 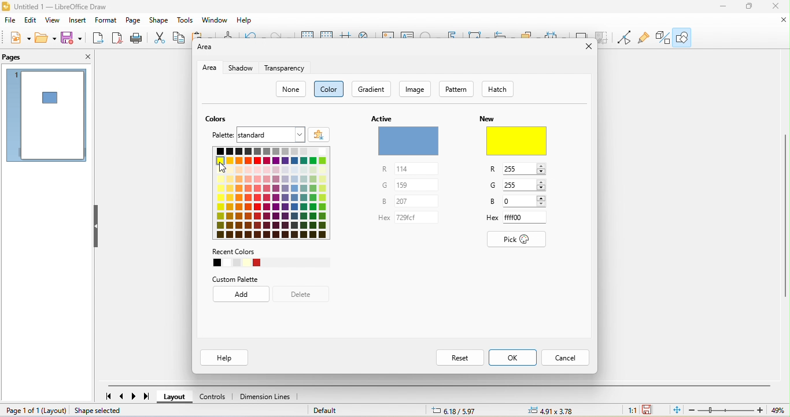 What do you see at coordinates (286, 68) in the screenshot?
I see `transparency` at bounding box center [286, 68].